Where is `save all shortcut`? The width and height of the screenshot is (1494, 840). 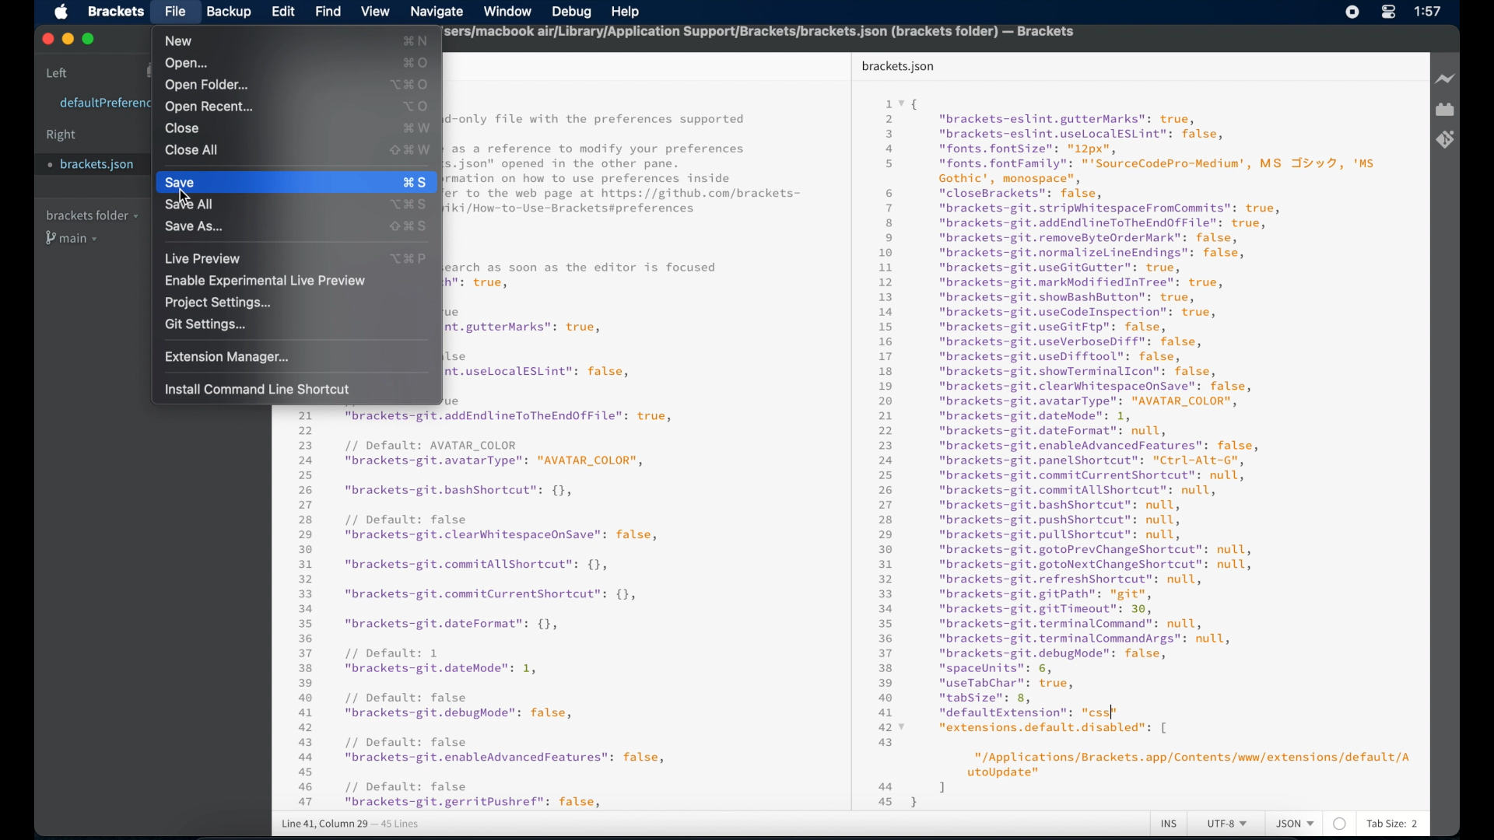 save all shortcut is located at coordinates (409, 205).